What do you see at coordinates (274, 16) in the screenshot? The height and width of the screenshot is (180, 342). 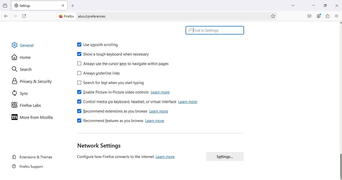 I see `Bookmark` at bounding box center [274, 16].